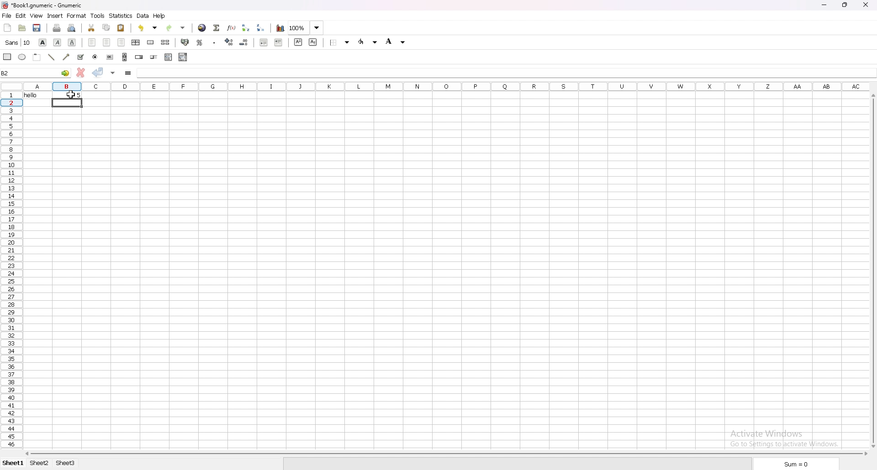 This screenshot has width=877, height=470. Describe the element at coordinates (143, 16) in the screenshot. I see `data` at that location.